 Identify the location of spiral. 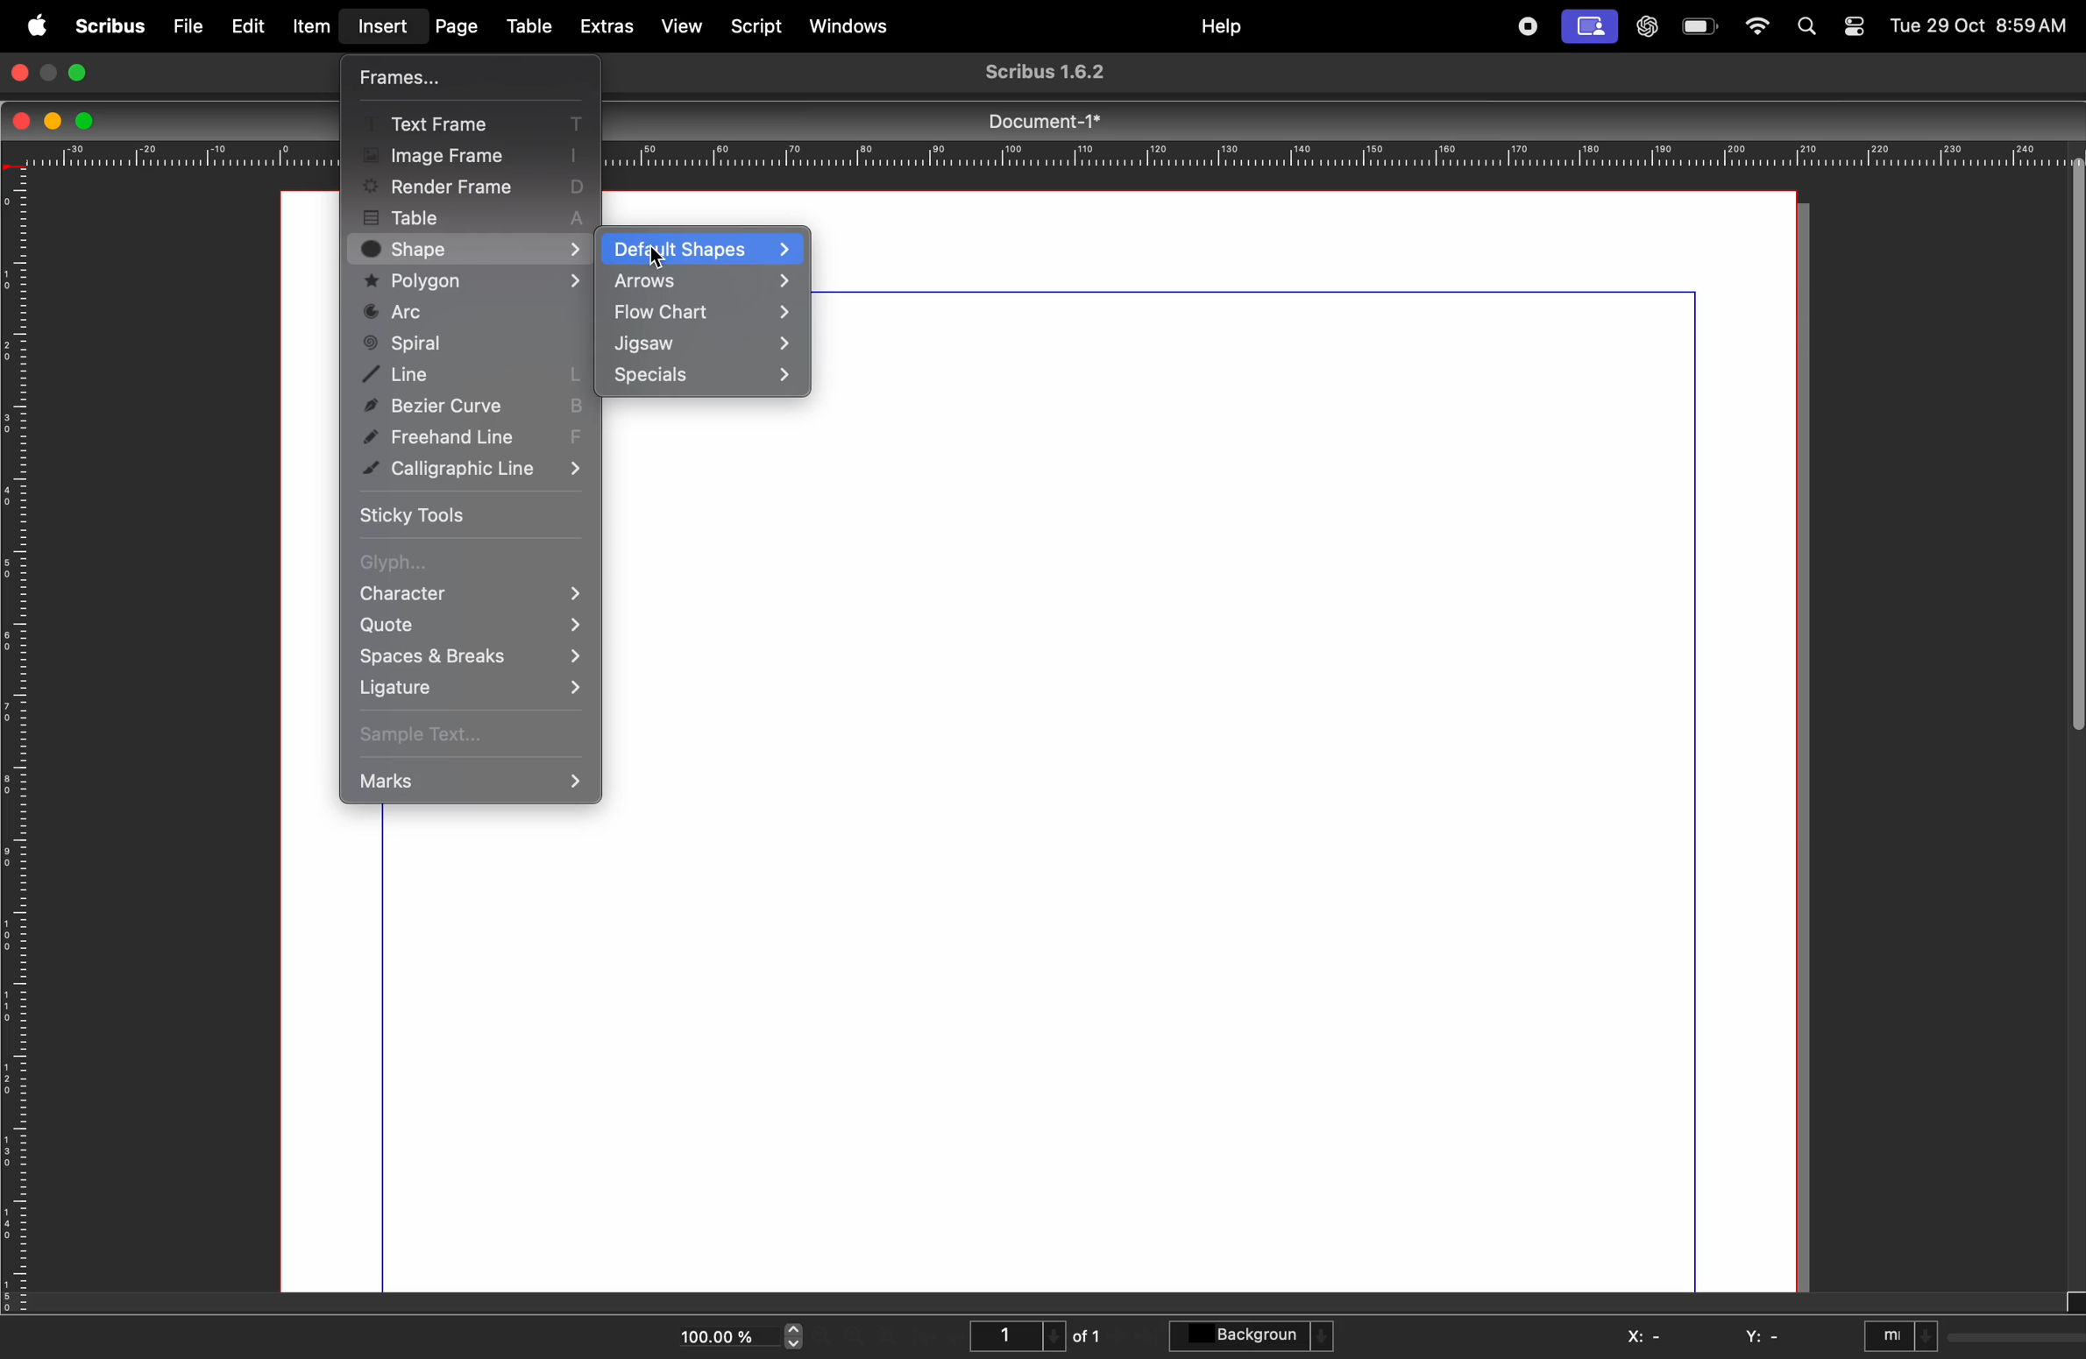
(469, 344).